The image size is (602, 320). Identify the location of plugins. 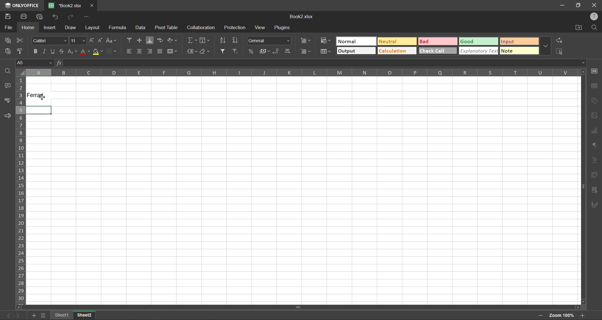
(281, 28).